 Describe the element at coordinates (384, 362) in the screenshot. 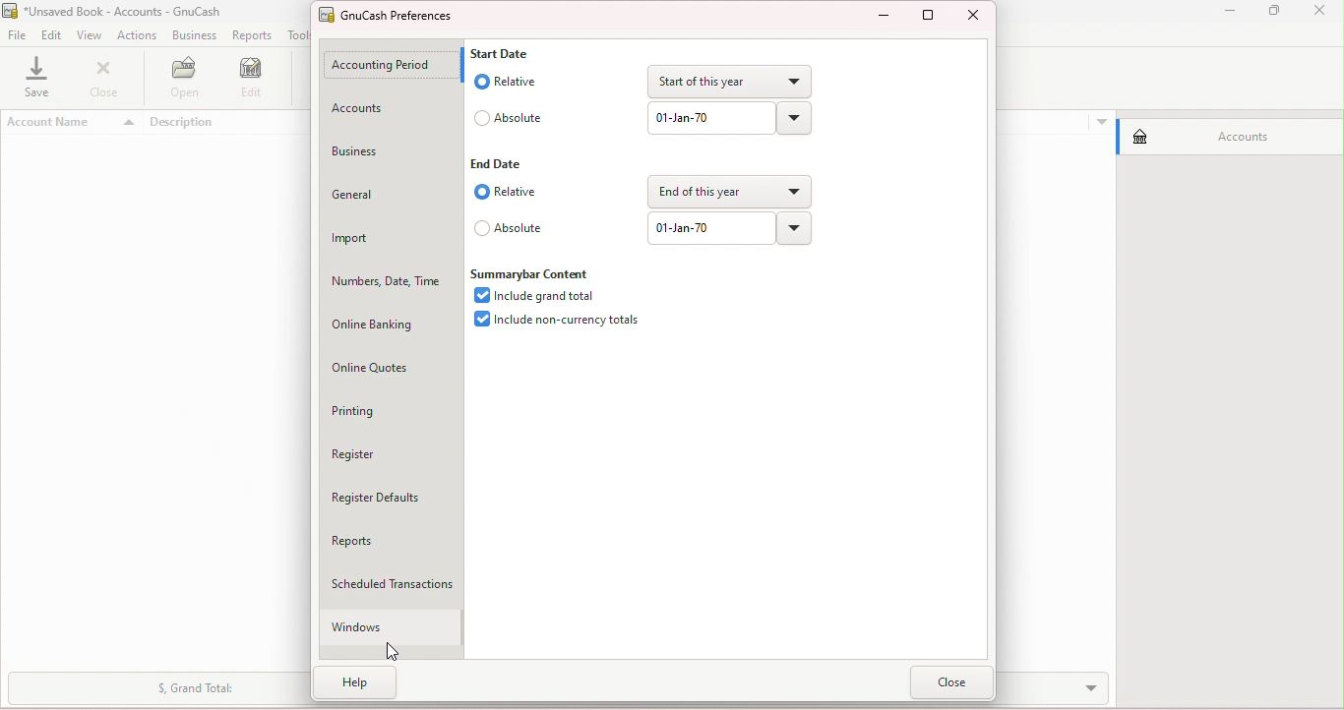

I see `Online quotes` at that location.